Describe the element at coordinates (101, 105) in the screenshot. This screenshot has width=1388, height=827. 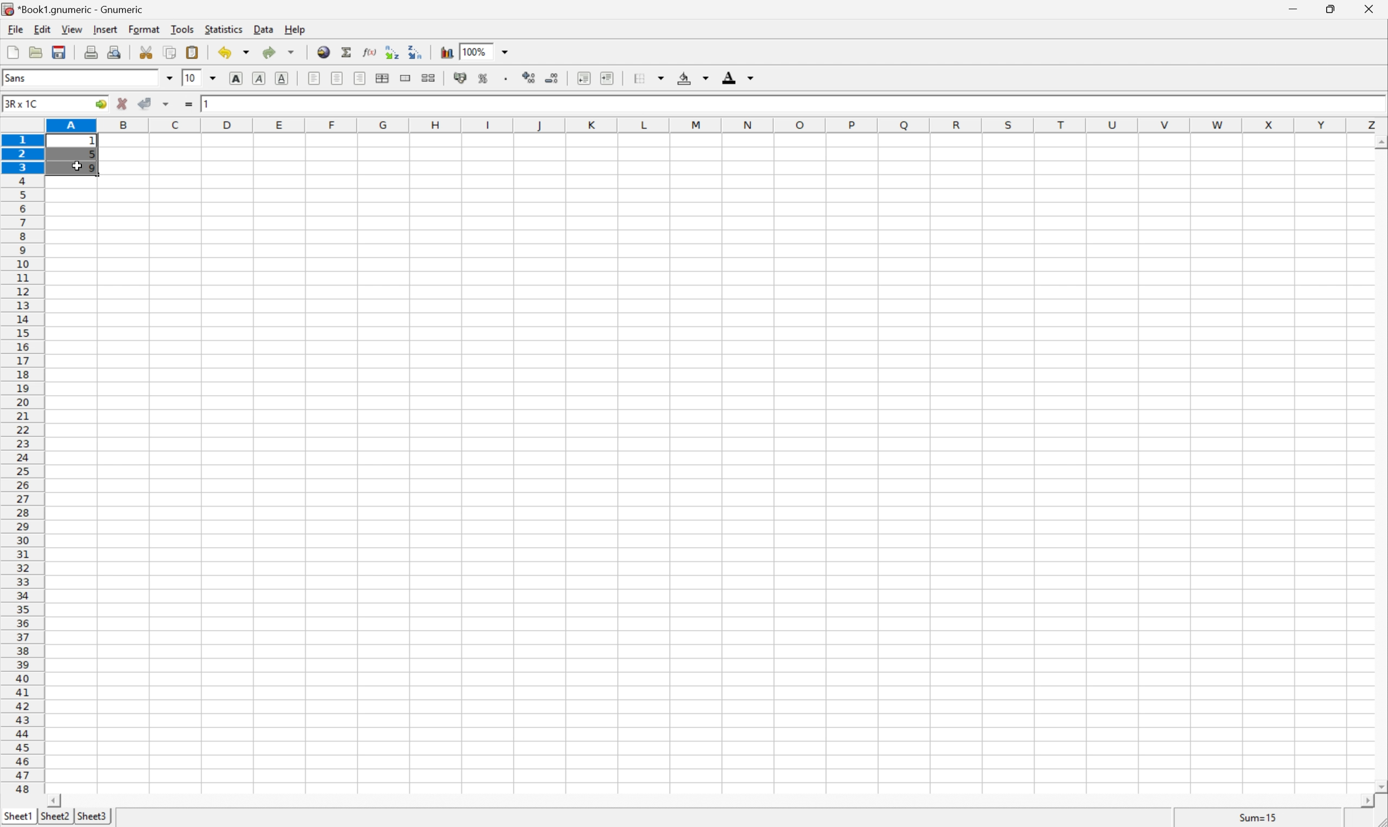
I see `go to` at that location.